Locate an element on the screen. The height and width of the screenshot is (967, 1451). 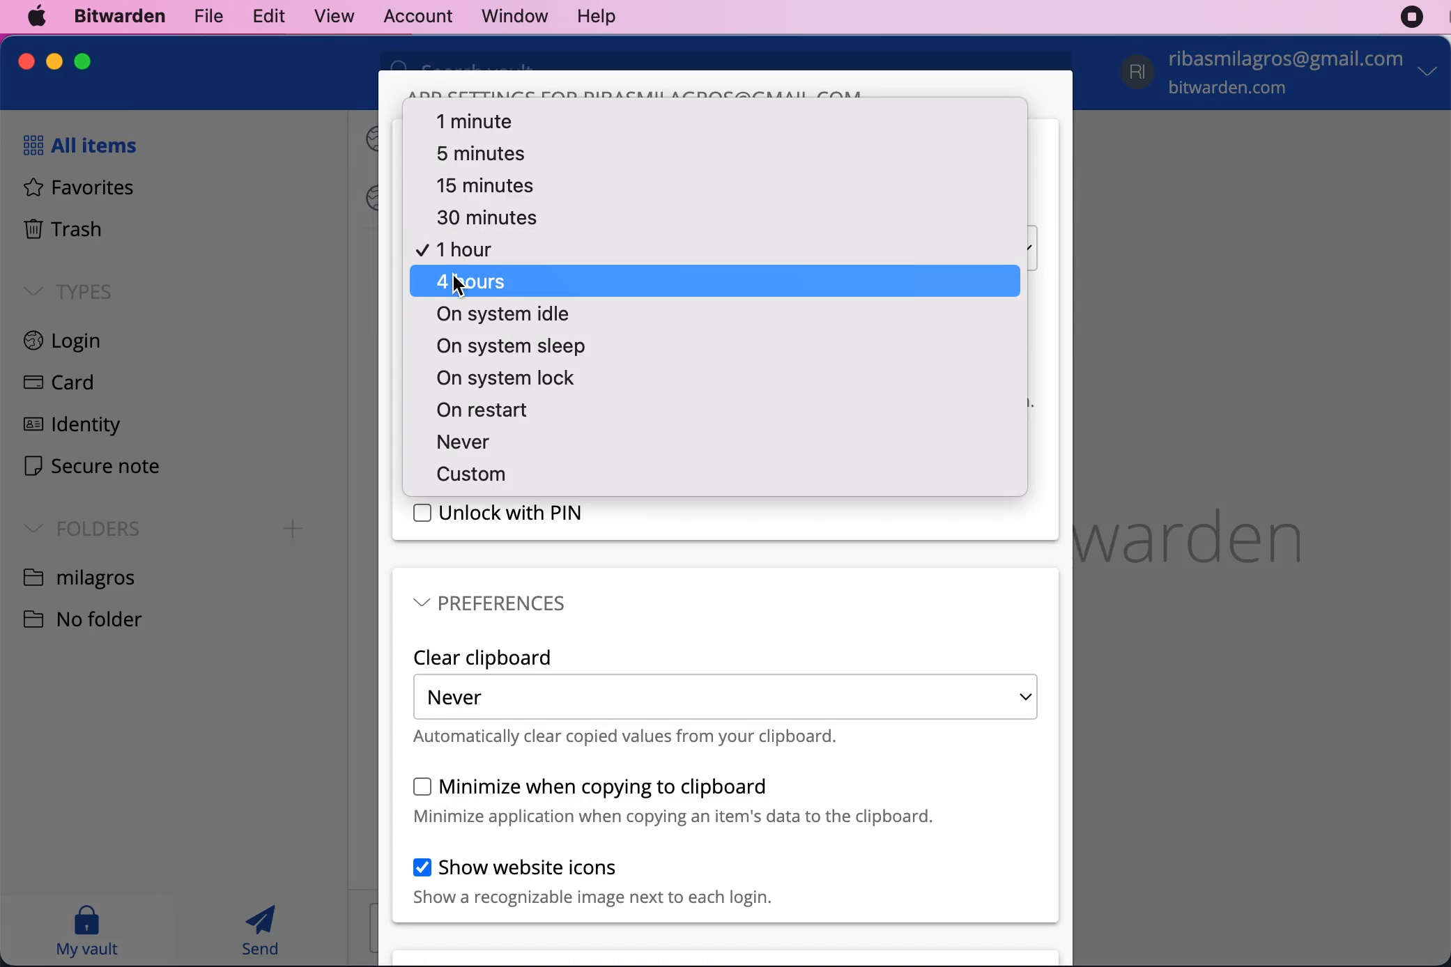
close is located at coordinates (27, 61).